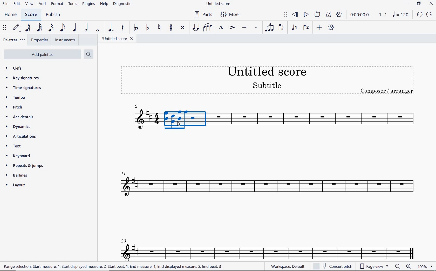  I want to click on REWIND, so click(295, 15).